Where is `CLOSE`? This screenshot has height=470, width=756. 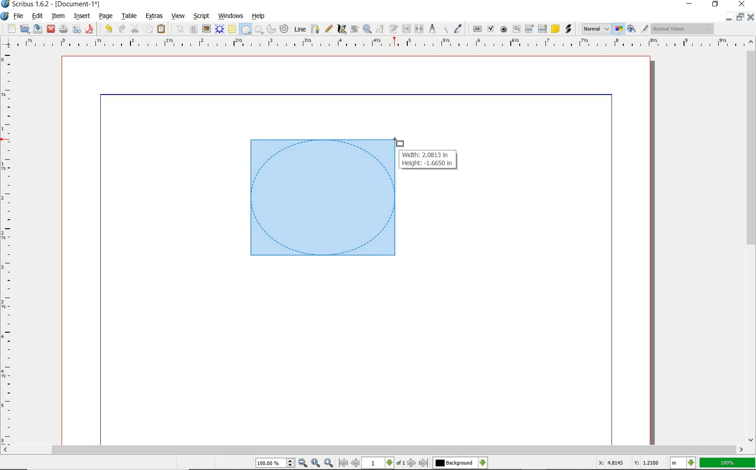 CLOSE is located at coordinates (51, 29).